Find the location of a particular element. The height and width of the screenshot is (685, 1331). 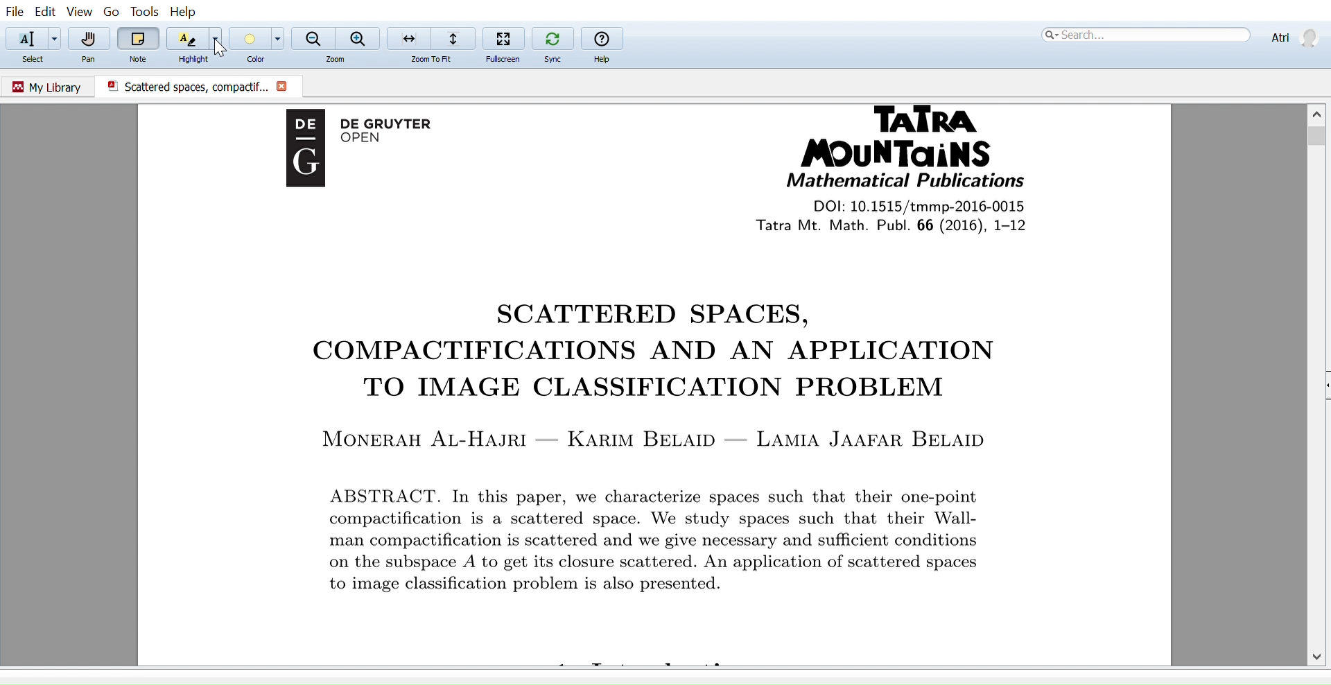

Tatra Mountains is located at coordinates (912, 137).